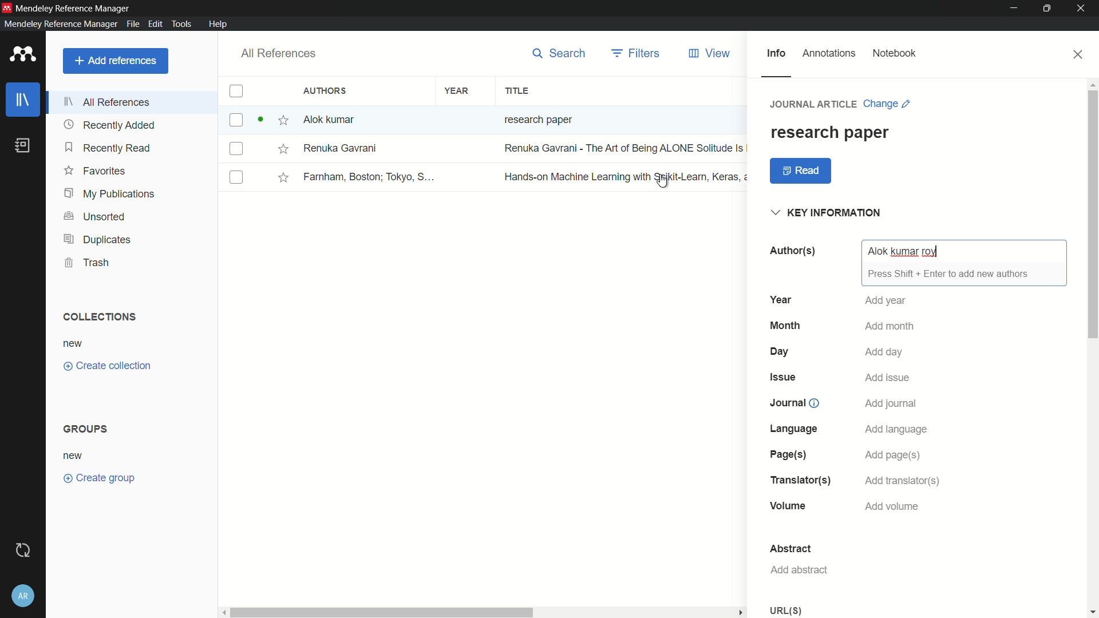 The height and width of the screenshot is (618, 1099). I want to click on book, so click(25, 146).